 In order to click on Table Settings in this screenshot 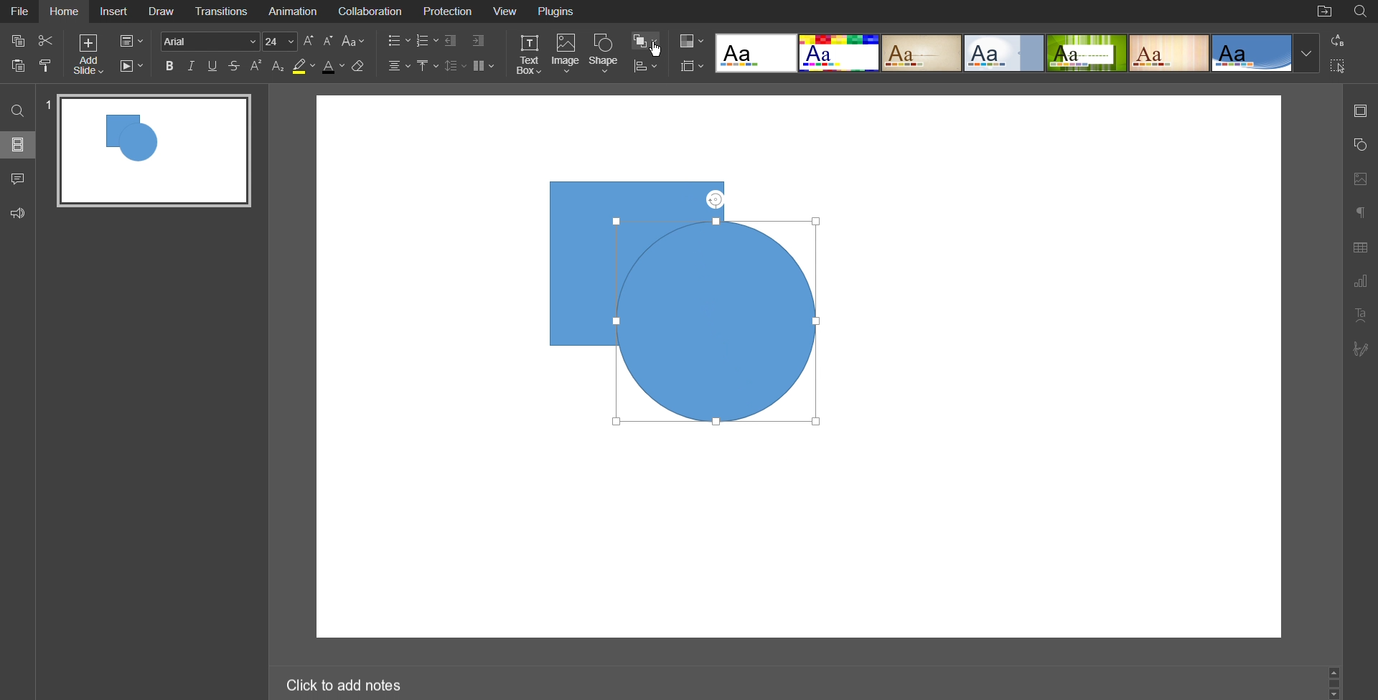, I will do `click(1359, 248)`.